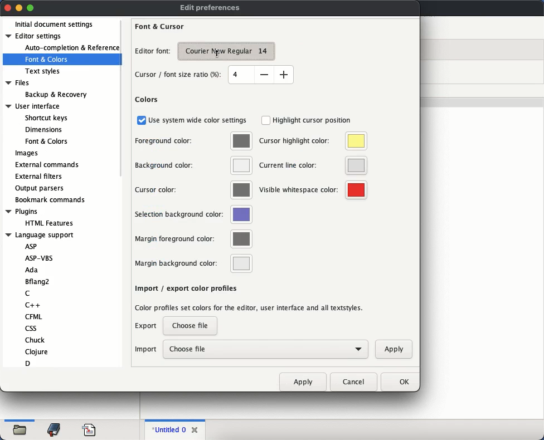 This screenshot has height=440, width=544. I want to click on edit preferences, so click(210, 8).